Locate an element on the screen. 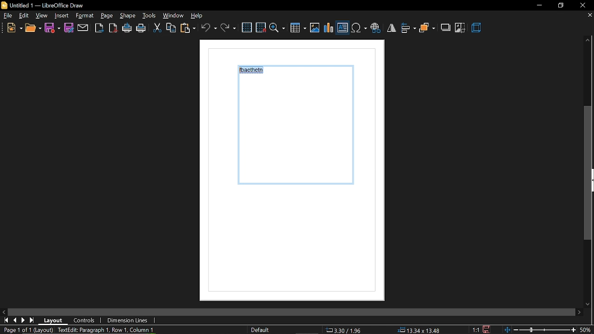 This screenshot has height=334, width=594. shadow is located at coordinates (446, 28).